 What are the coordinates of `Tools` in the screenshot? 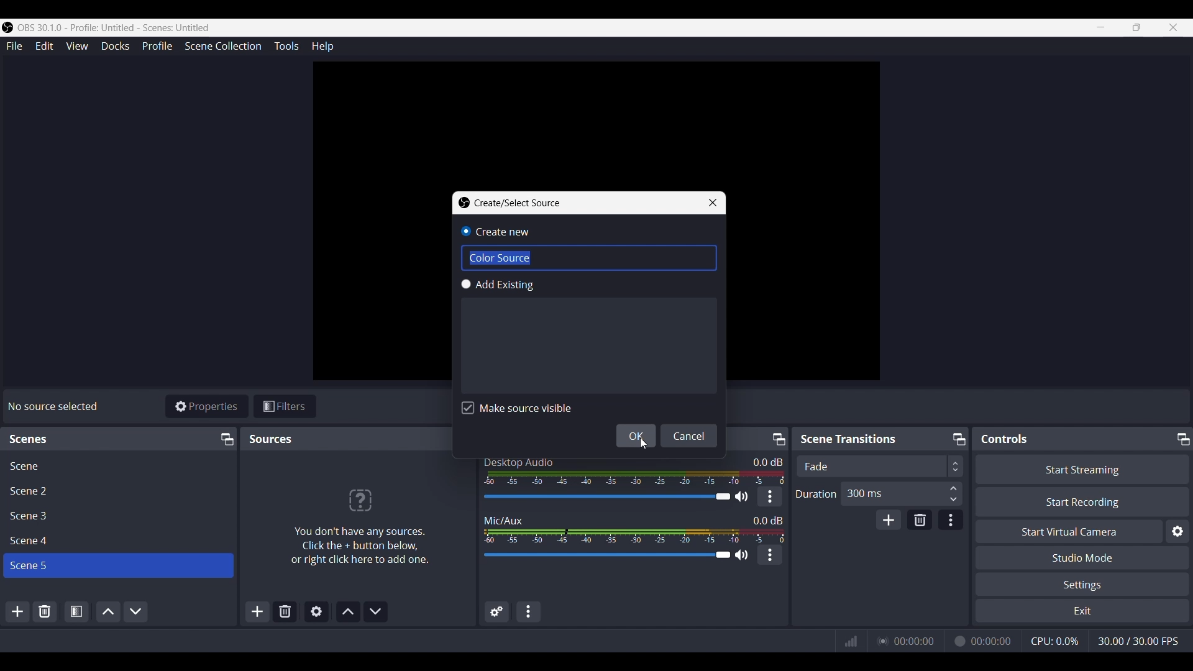 It's located at (286, 46).